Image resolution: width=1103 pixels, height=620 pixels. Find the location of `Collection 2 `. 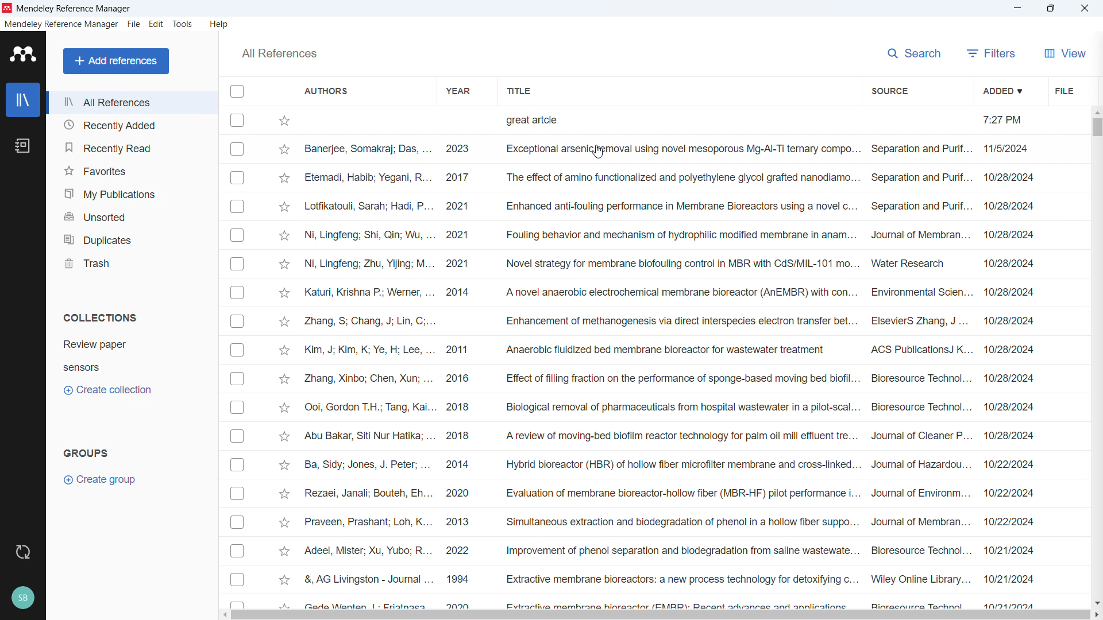

Collection 2  is located at coordinates (81, 367).